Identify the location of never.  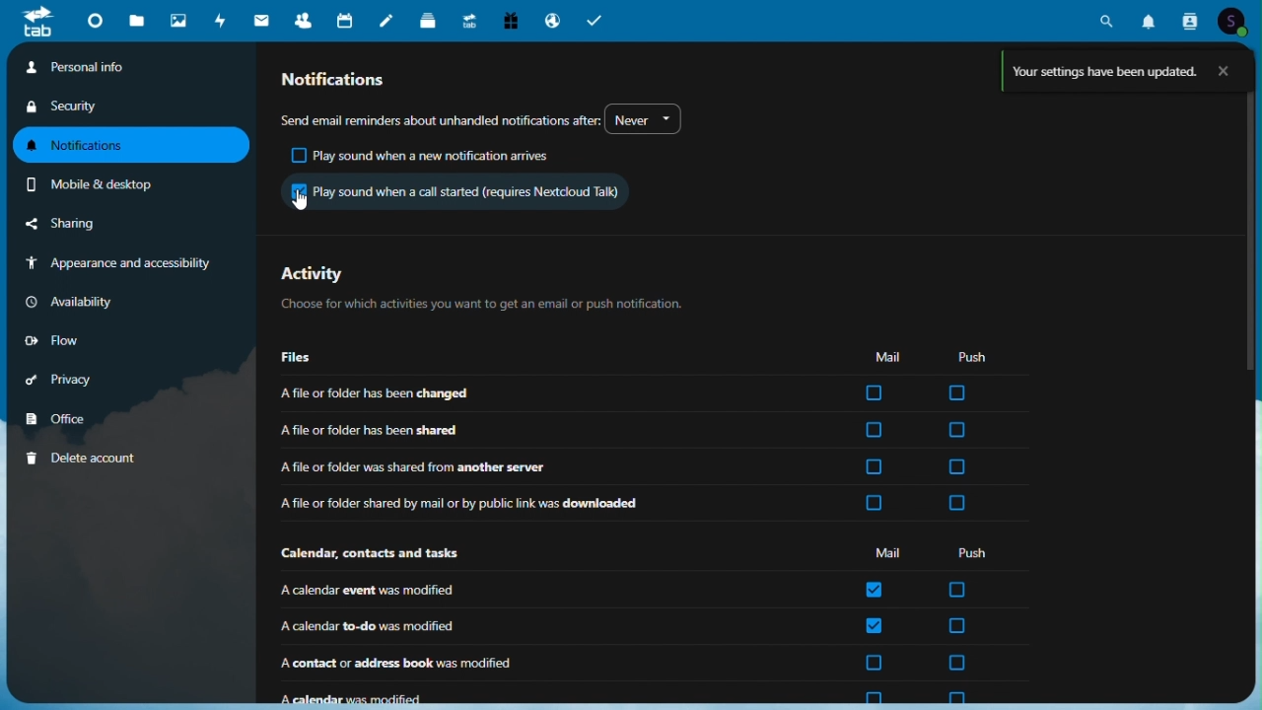
(643, 117).